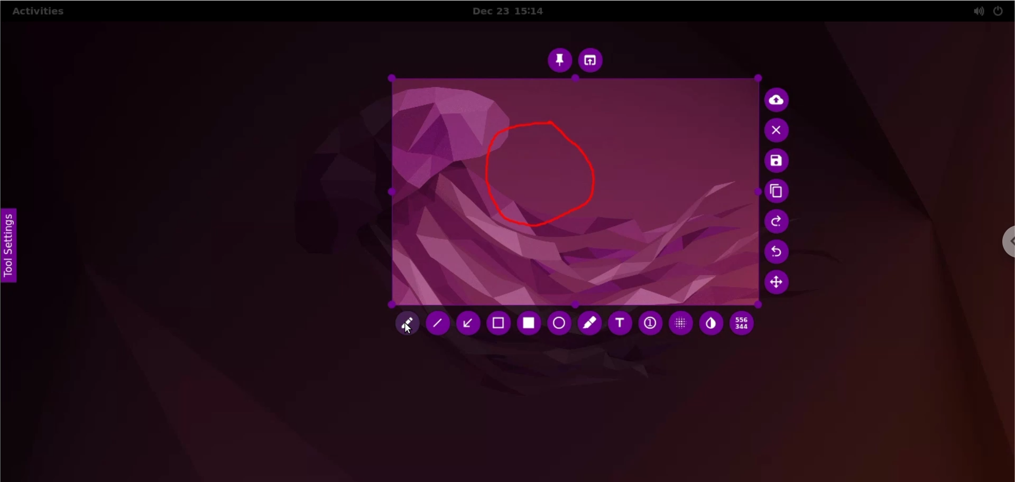 The height and width of the screenshot is (482, 1015). What do you see at coordinates (779, 132) in the screenshot?
I see `cancel culture` at bounding box center [779, 132].